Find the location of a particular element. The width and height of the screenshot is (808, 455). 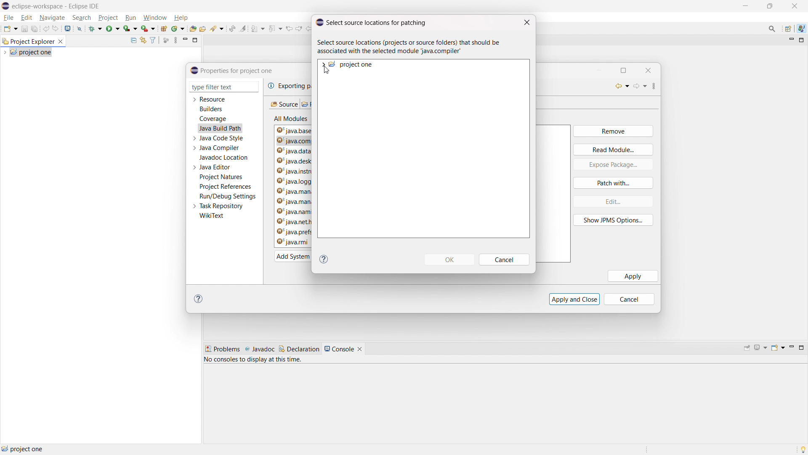

cancel is located at coordinates (505, 260).